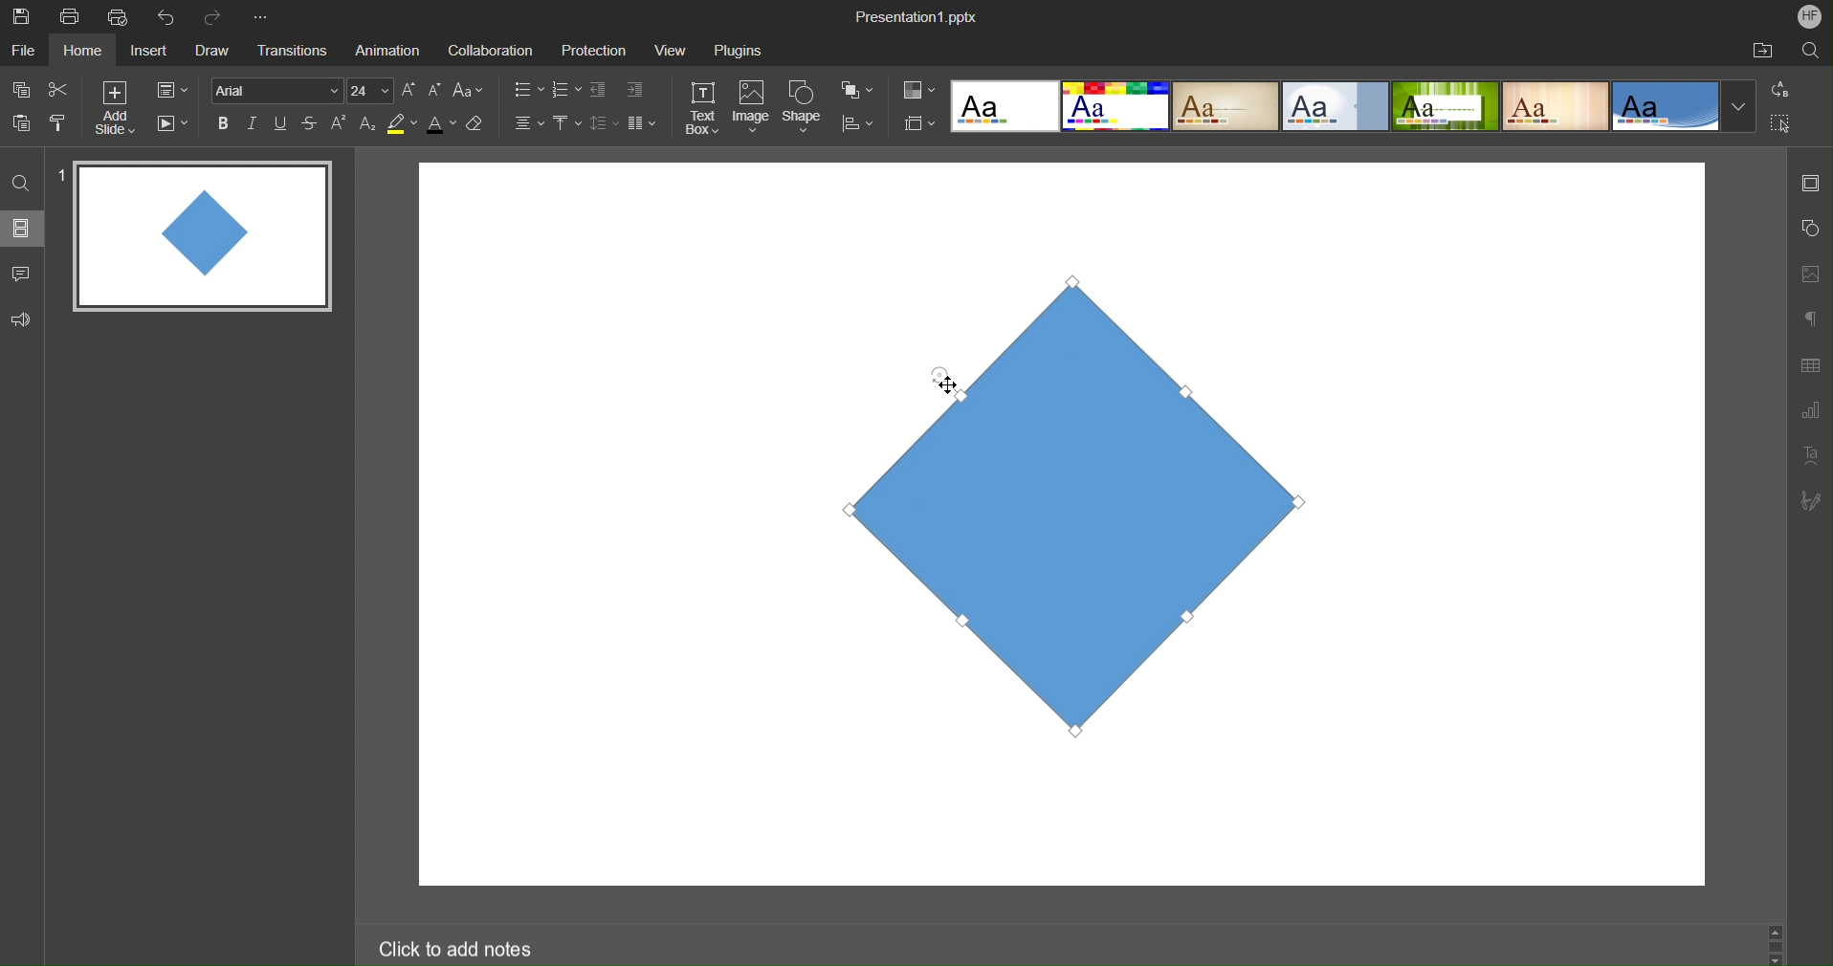 The image size is (1833, 966). I want to click on Playback, so click(173, 124).